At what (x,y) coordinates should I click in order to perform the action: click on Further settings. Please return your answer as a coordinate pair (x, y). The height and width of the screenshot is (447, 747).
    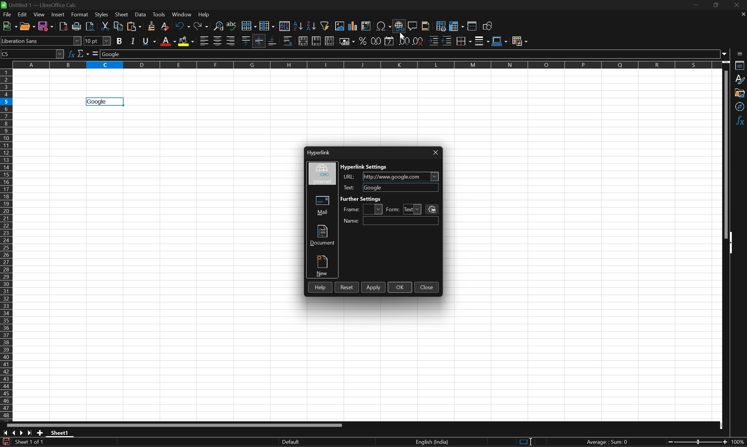
    Looking at the image, I should click on (361, 198).